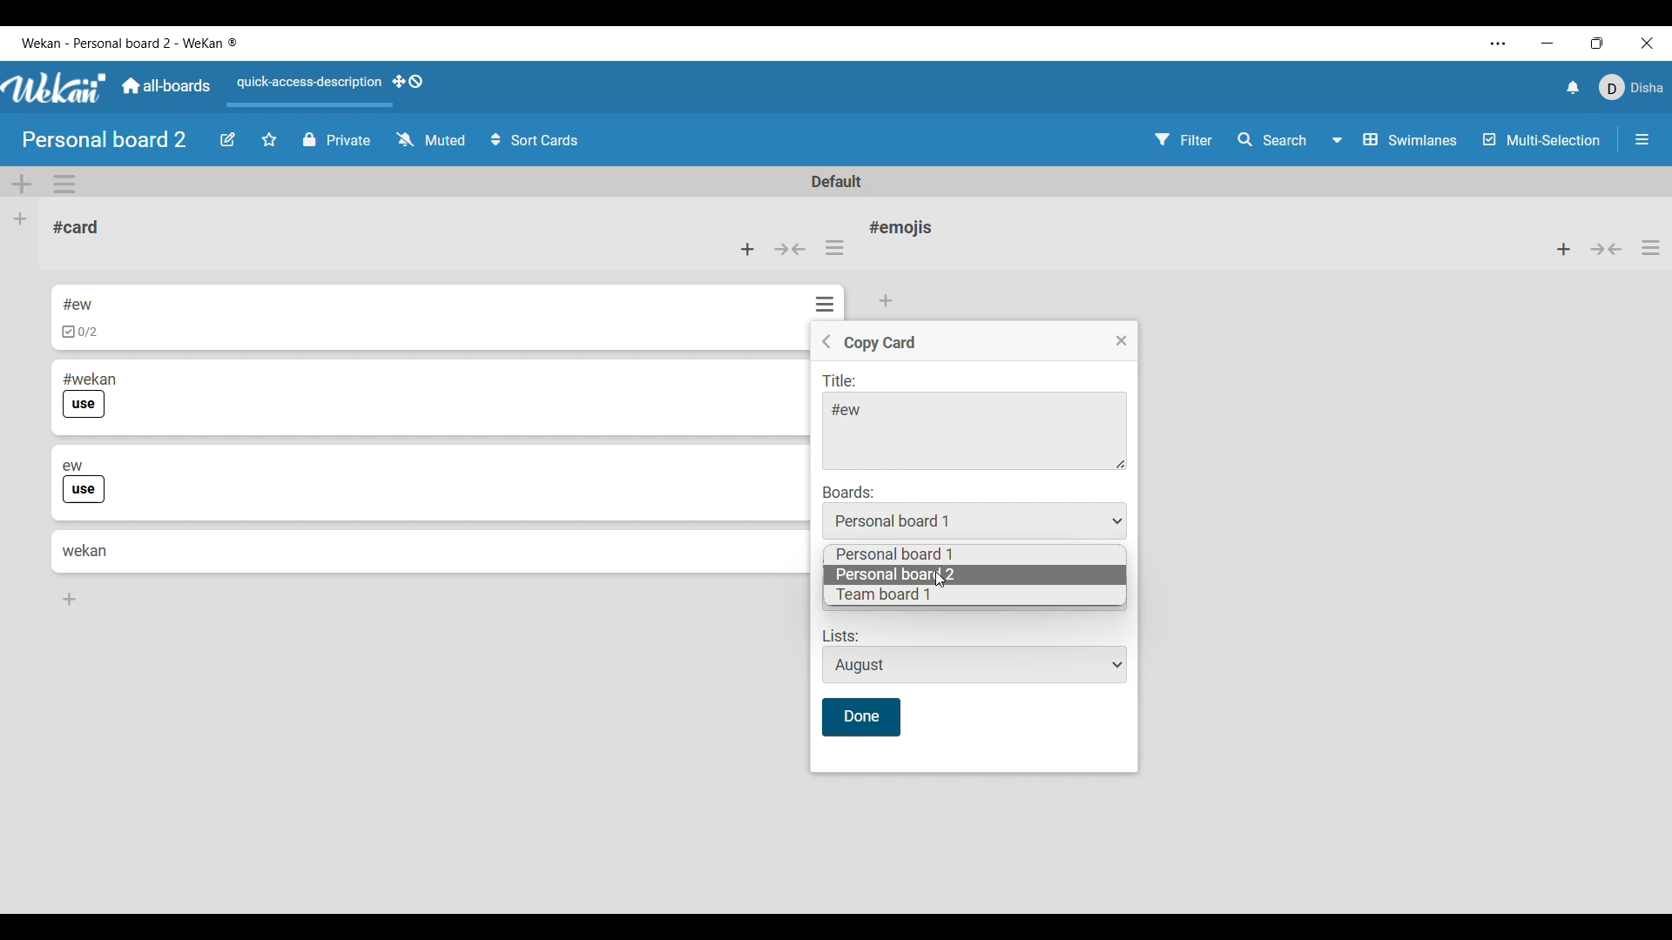 The width and height of the screenshot is (1672, 940). I want to click on Open/Close sidebar, so click(1642, 139).